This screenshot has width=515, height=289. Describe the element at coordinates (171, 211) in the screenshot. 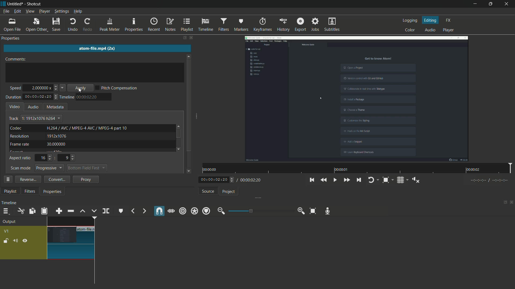

I see `scrub while dragging` at that location.